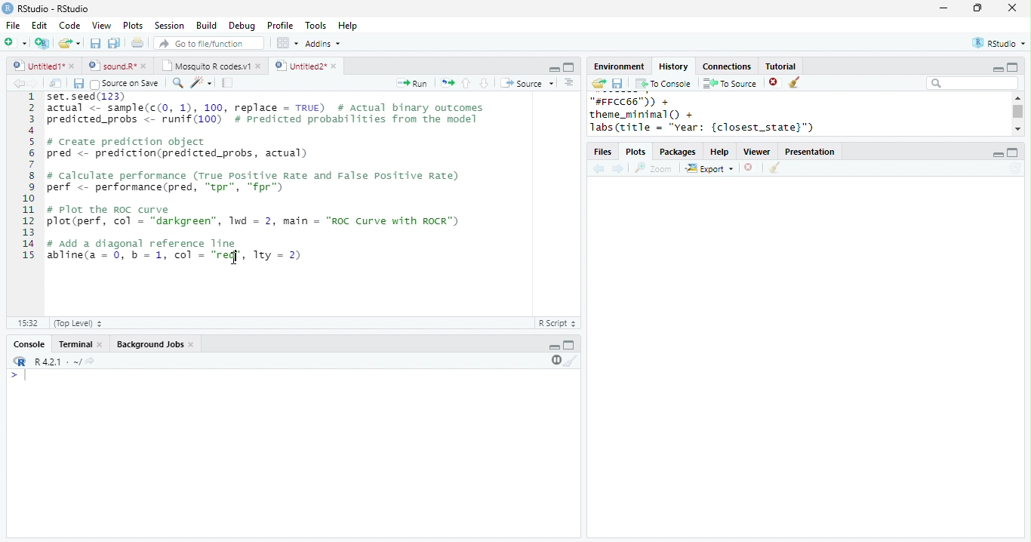 This screenshot has width=1031, height=542. I want to click on minimize, so click(554, 347).